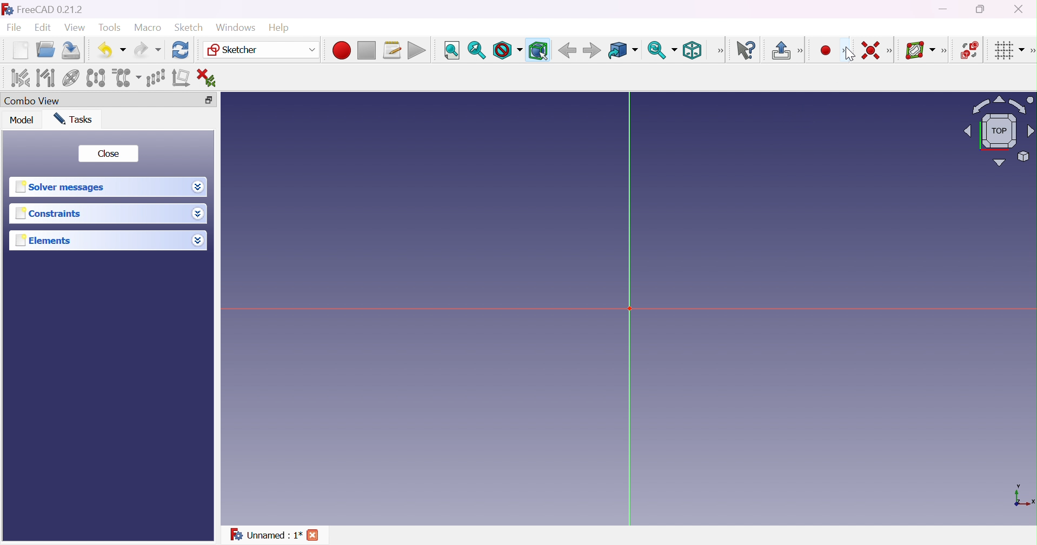  Describe the element at coordinates (824, 49) in the screenshot. I see `Create point` at that location.